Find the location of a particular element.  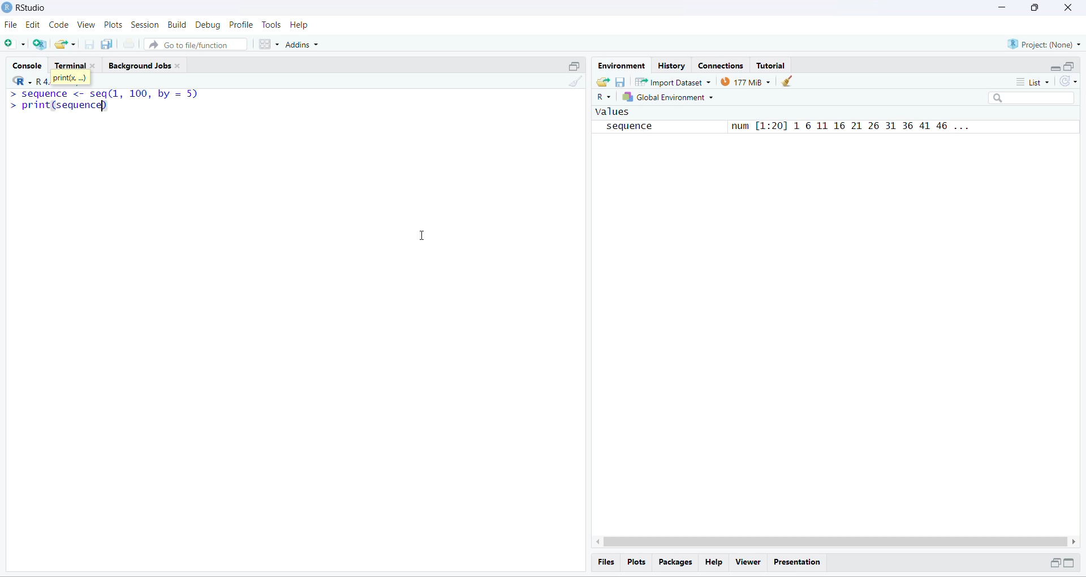

Profile is located at coordinates (240, 24).